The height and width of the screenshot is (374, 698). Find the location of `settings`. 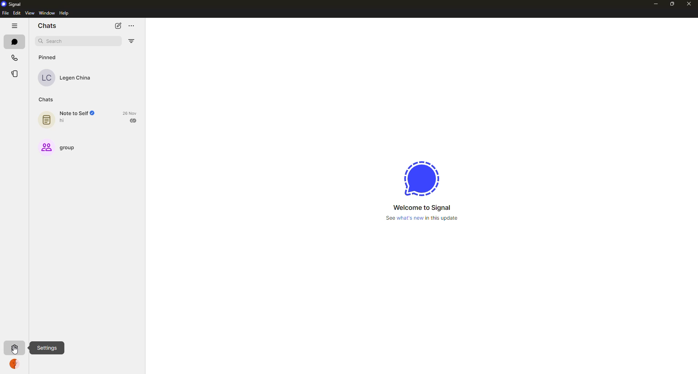

settings is located at coordinates (14, 347).